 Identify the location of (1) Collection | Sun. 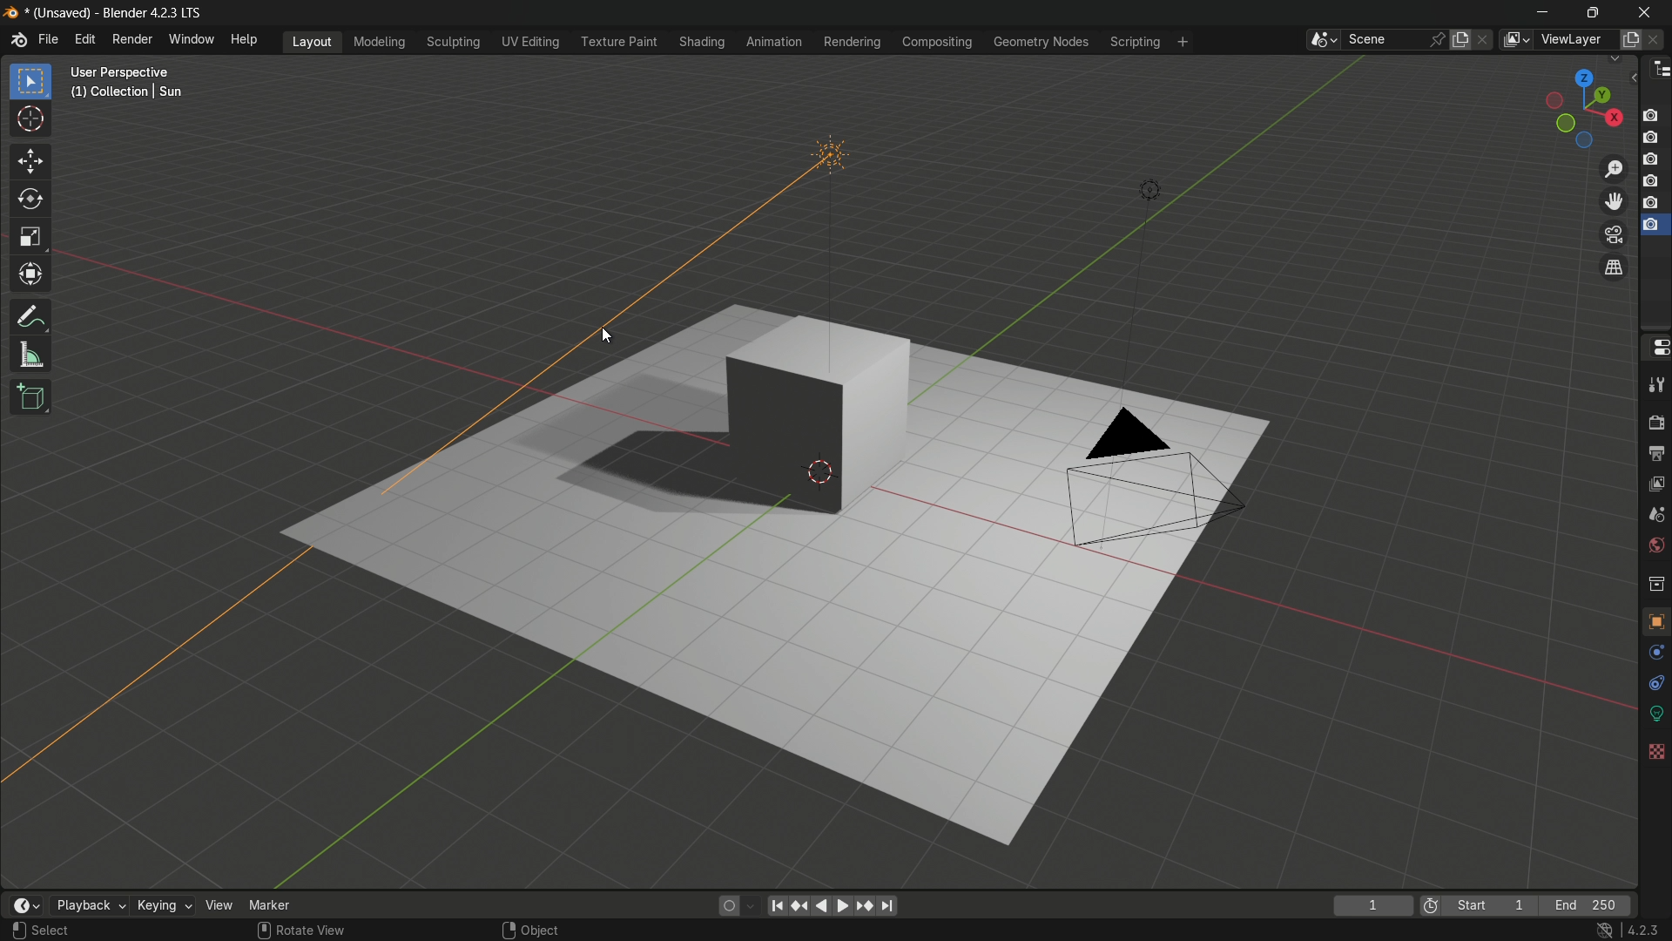
(128, 92).